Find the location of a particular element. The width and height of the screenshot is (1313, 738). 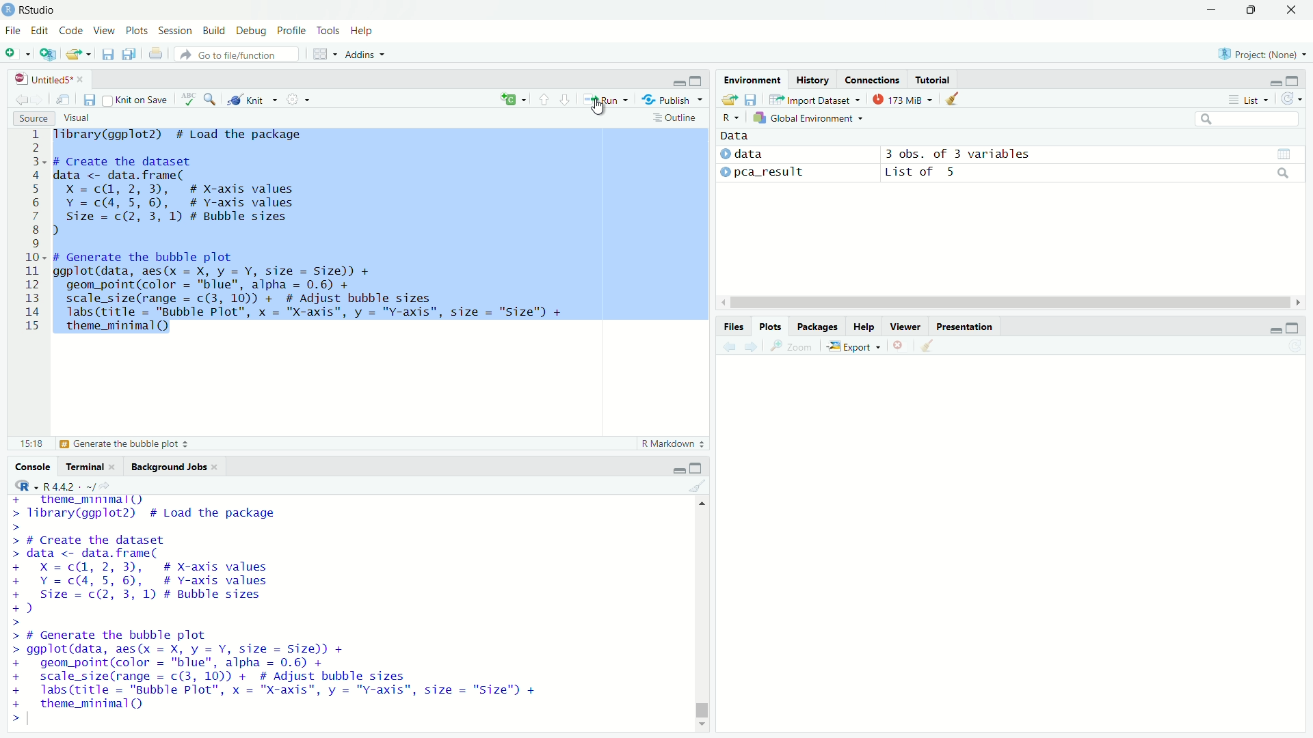

R language is located at coordinates (730, 118).